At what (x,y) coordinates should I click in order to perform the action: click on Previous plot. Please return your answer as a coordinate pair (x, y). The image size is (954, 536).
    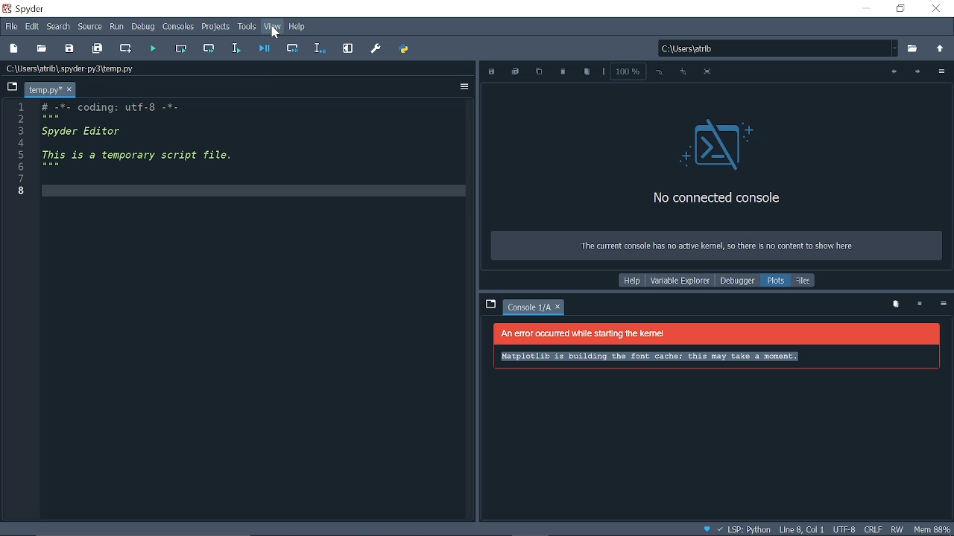
    Looking at the image, I should click on (891, 72).